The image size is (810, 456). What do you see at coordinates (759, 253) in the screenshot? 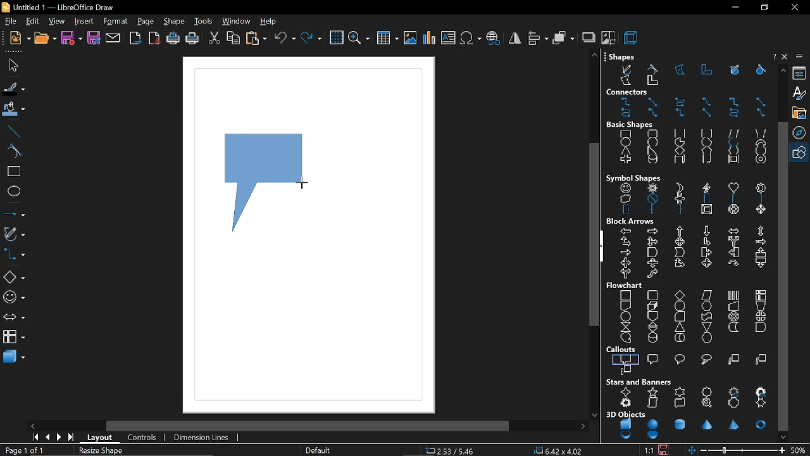
I see `up arrow callout` at bounding box center [759, 253].